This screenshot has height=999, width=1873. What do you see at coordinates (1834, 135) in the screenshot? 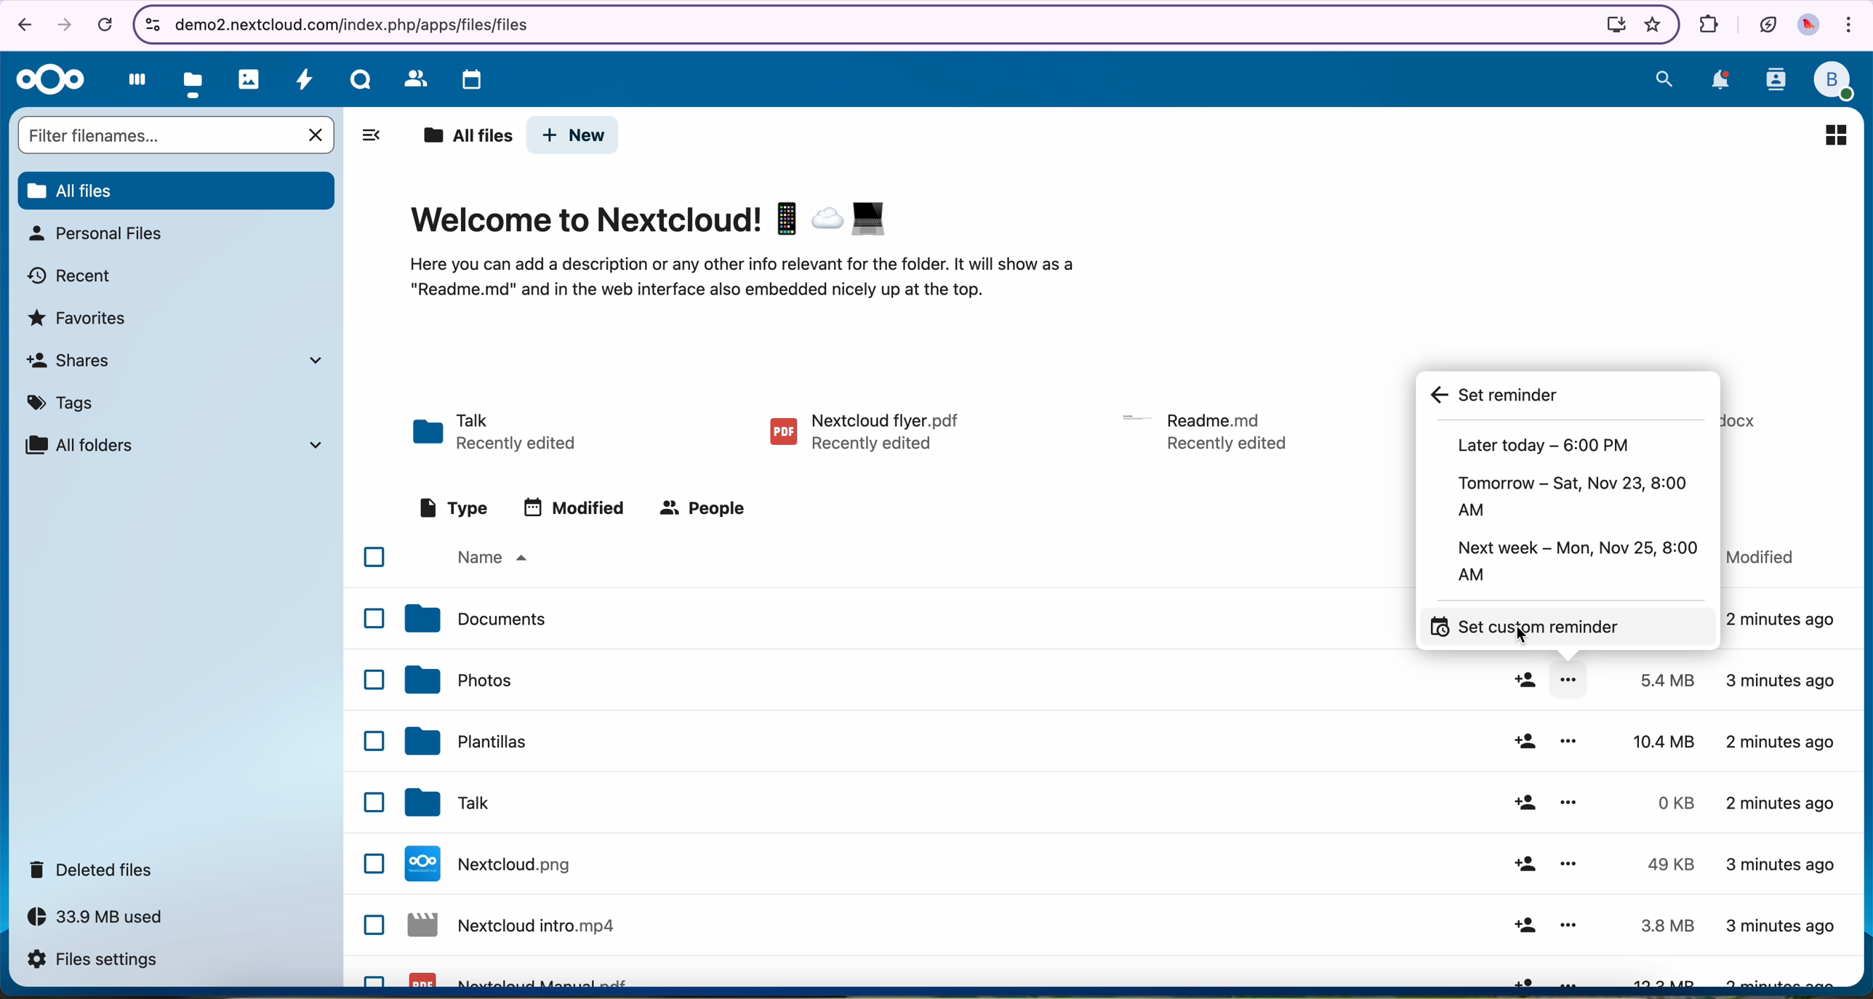
I see `icon view` at bounding box center [1834, 135].